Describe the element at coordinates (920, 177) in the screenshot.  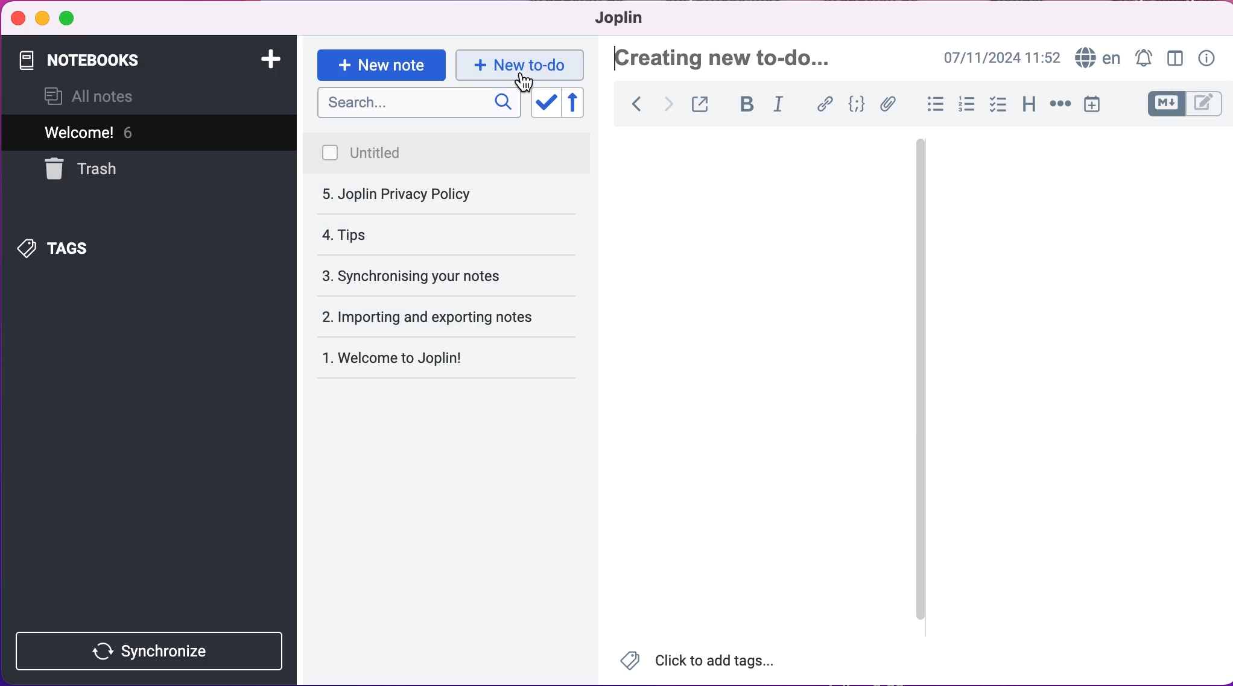
I see `vertical slider` at that location.